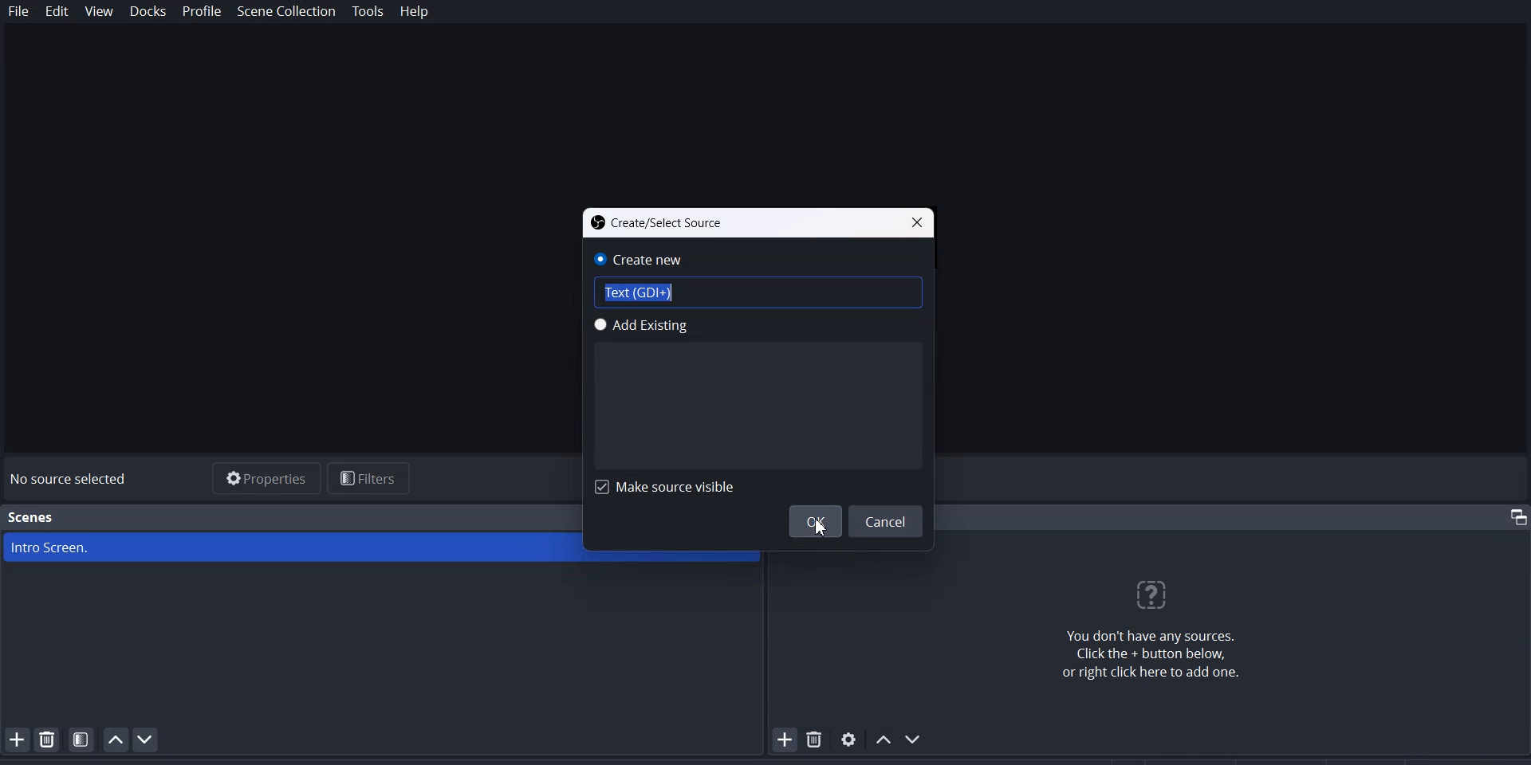 The width and height of the screenshot is (1531, 765). Describe the element at coordinates (32, 517) in the screenshot. I see `Scenes` at that location.